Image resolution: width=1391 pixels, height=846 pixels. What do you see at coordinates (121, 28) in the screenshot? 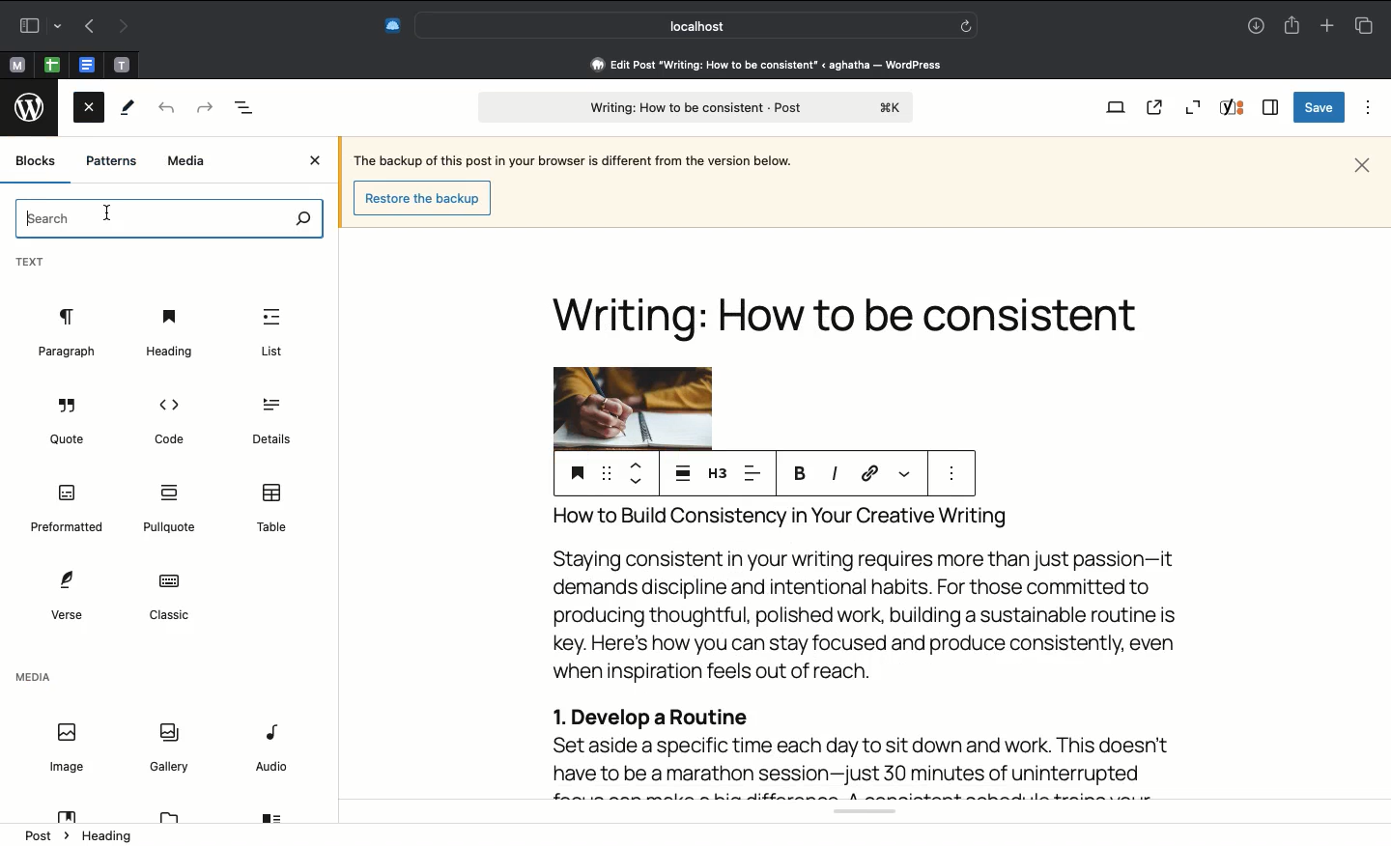
I see `Next page` at bounding box center [121, 28].